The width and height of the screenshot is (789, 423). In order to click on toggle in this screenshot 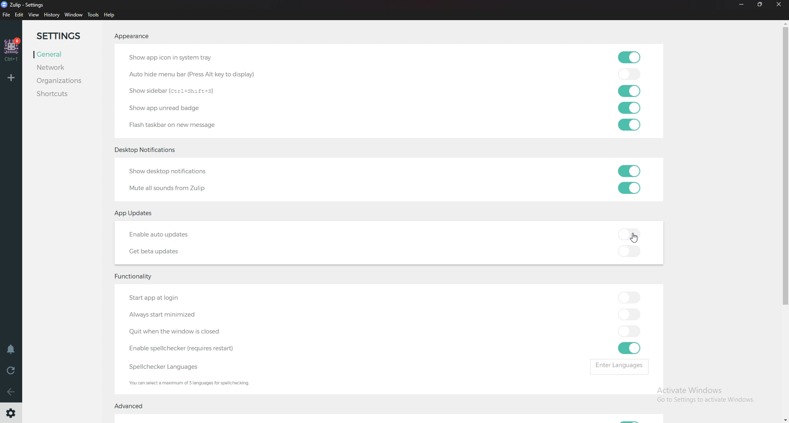, I will do `click(628, 233)`.